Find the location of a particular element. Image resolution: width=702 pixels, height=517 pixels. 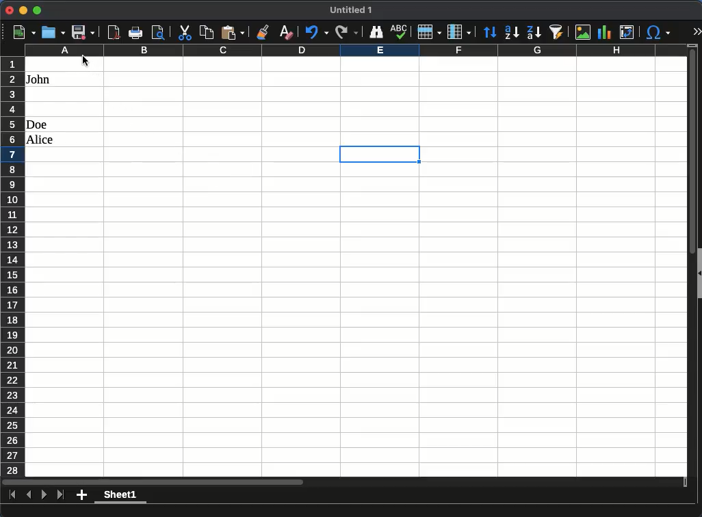

column is located at coordinates (459, 31).